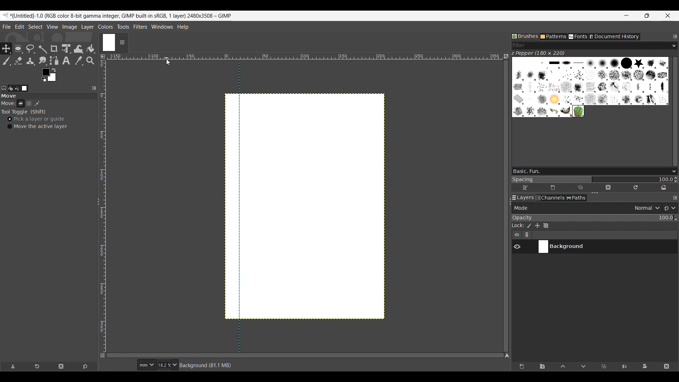 The height and width of the screenshot is (382, 679). Describe the element at coordinates (91, 61) in the screenshot. I see `Zoom tool` at that location.